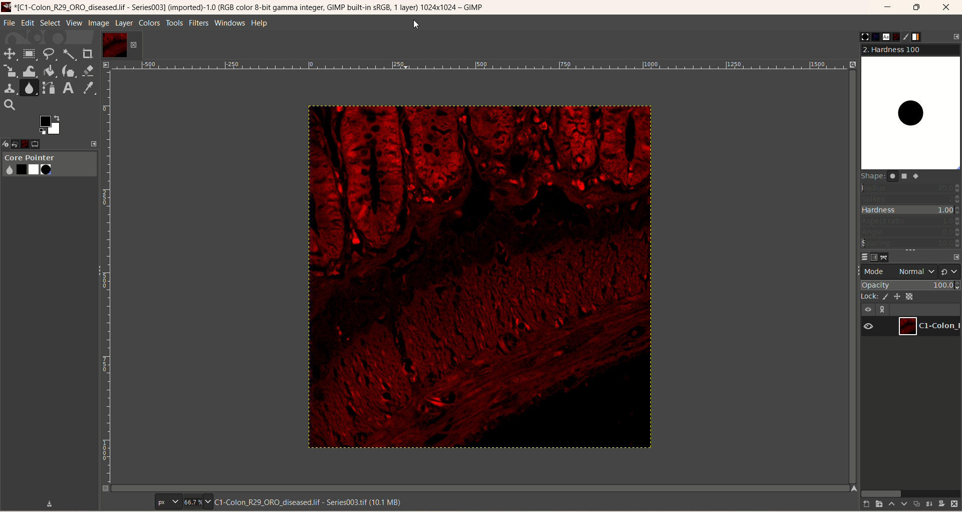  I want to click on angle, so click(911, 232).